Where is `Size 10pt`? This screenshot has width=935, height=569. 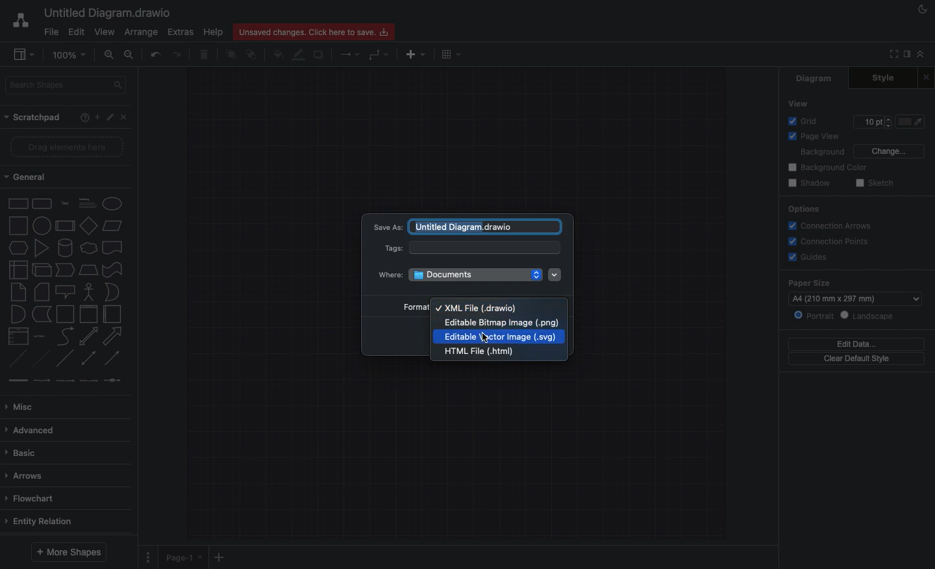
Size 10pt is located at coordinates (873, 122).